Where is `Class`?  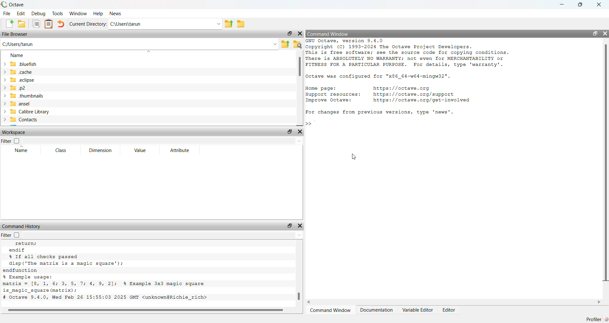 Class is located at coordinates (61, 151).